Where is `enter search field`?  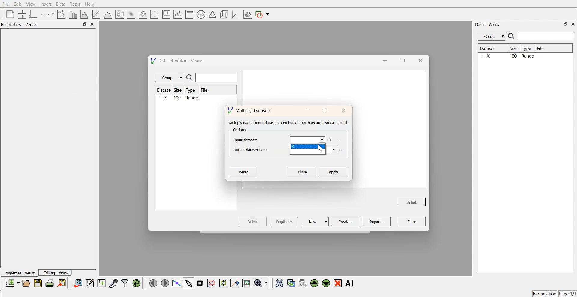 enter search field is located at coordinates (217, 78).